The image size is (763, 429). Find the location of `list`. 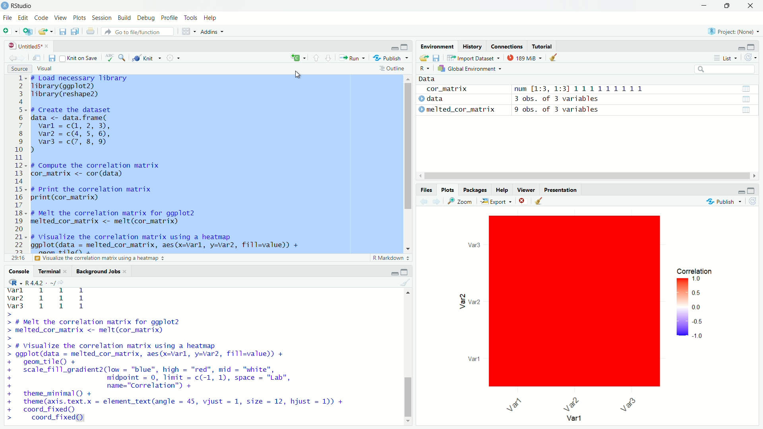

list is located at coordinates (726, 58).